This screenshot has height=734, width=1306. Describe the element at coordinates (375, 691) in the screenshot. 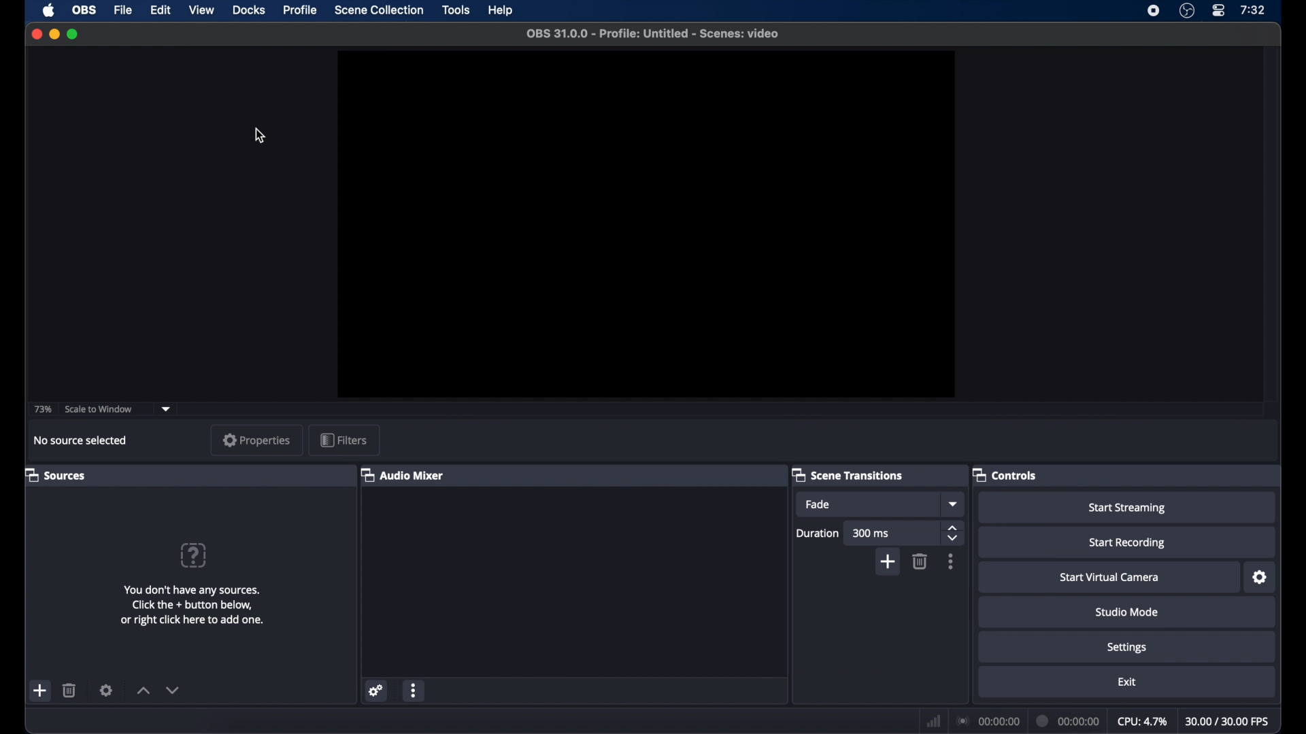

I see `settings` at that location.